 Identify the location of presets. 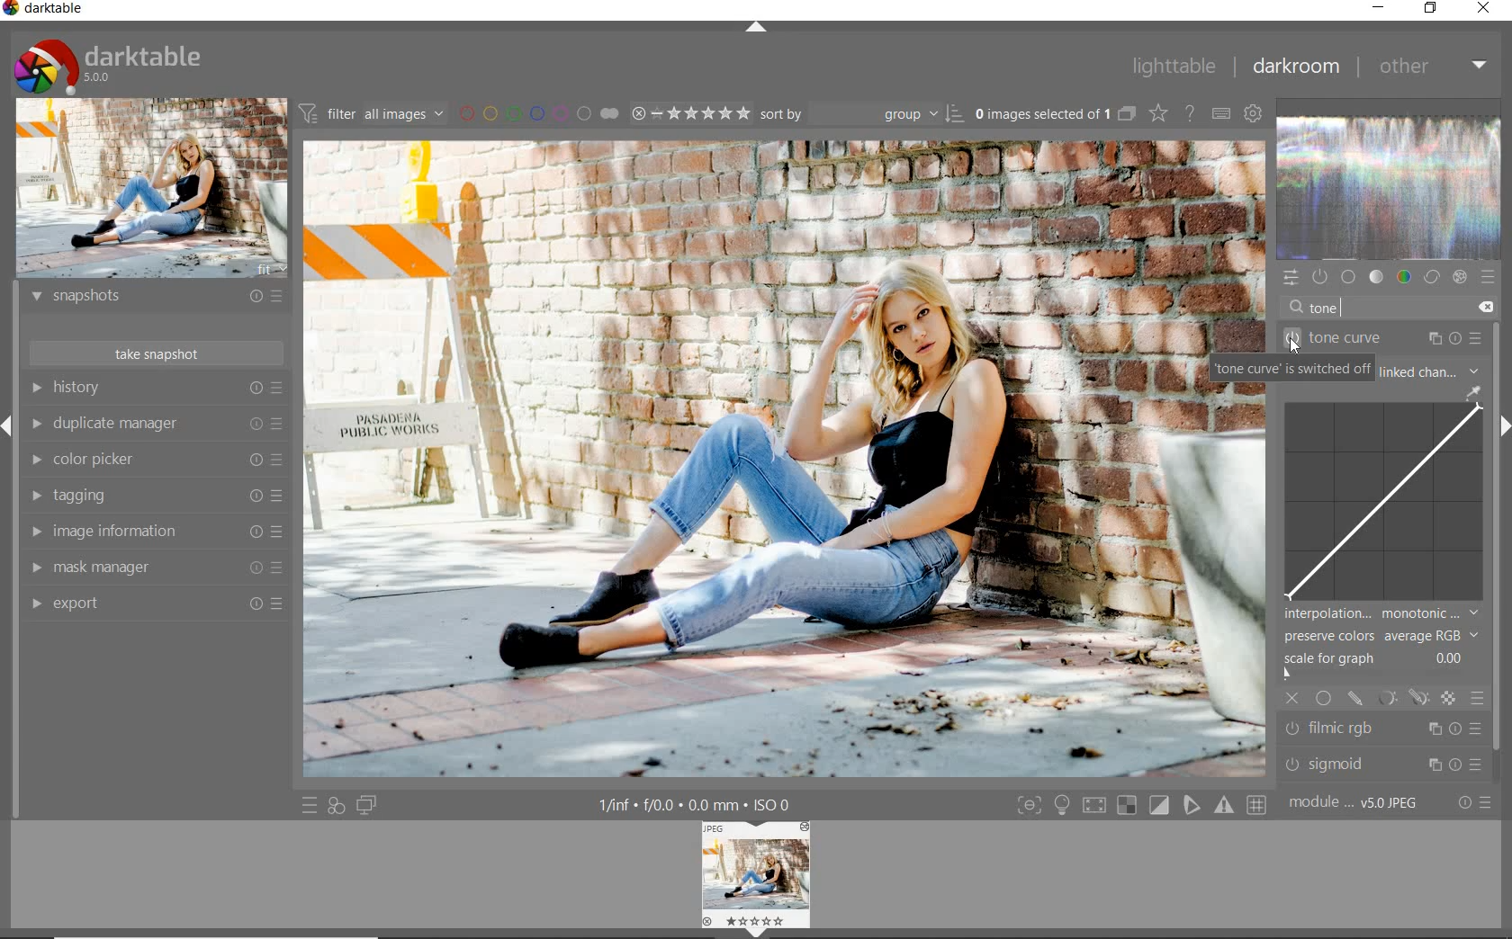
(1489, 279).